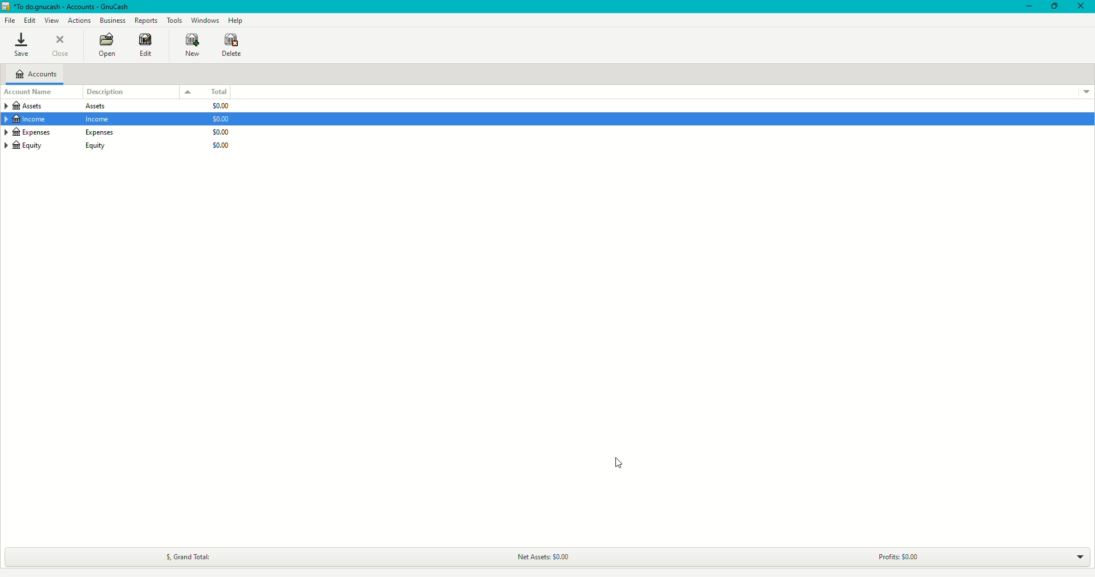 The height and width of the screenshot is (577, 1095). What do you see at coordinates (22, 46) in the screenshot?
I see `Save` at bounding box center [22, 46].